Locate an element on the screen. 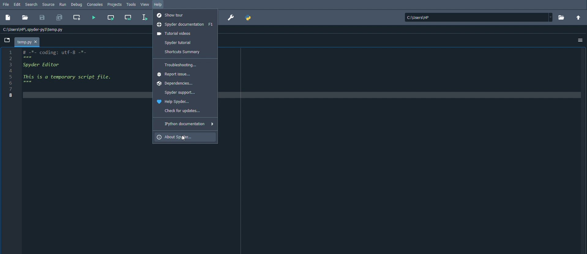 This screenshot has width=587, height=254. Tools is located at coordinates (131, 4).